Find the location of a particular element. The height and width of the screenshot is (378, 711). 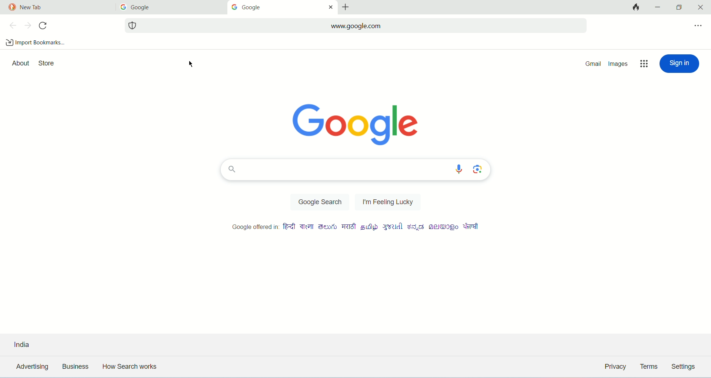

mouse cursor is located at coordinates (194, 67).